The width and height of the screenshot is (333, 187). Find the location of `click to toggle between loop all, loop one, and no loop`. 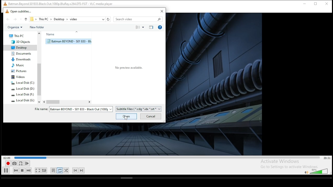

click to toggle between loop all, loop one, and no loop is located at coordinates (60, 170).